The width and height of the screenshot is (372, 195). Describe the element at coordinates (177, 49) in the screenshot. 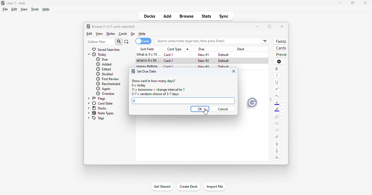

I see `card type` at that location.